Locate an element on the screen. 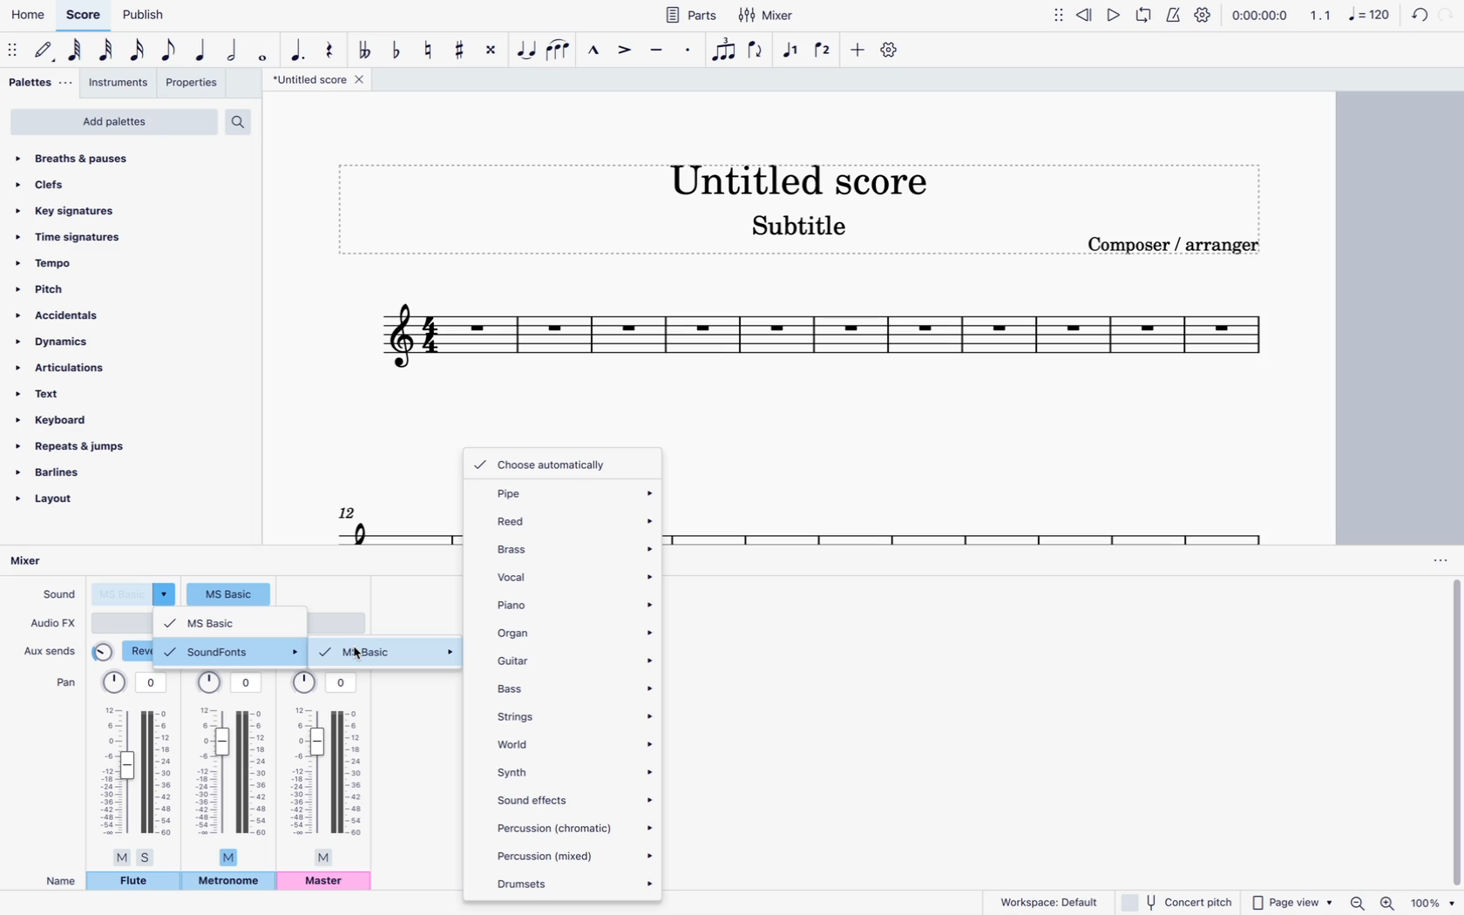 Image resolution: width=1464 pixels, height=915 pixels. marcato is located at coordinates (591, 49).